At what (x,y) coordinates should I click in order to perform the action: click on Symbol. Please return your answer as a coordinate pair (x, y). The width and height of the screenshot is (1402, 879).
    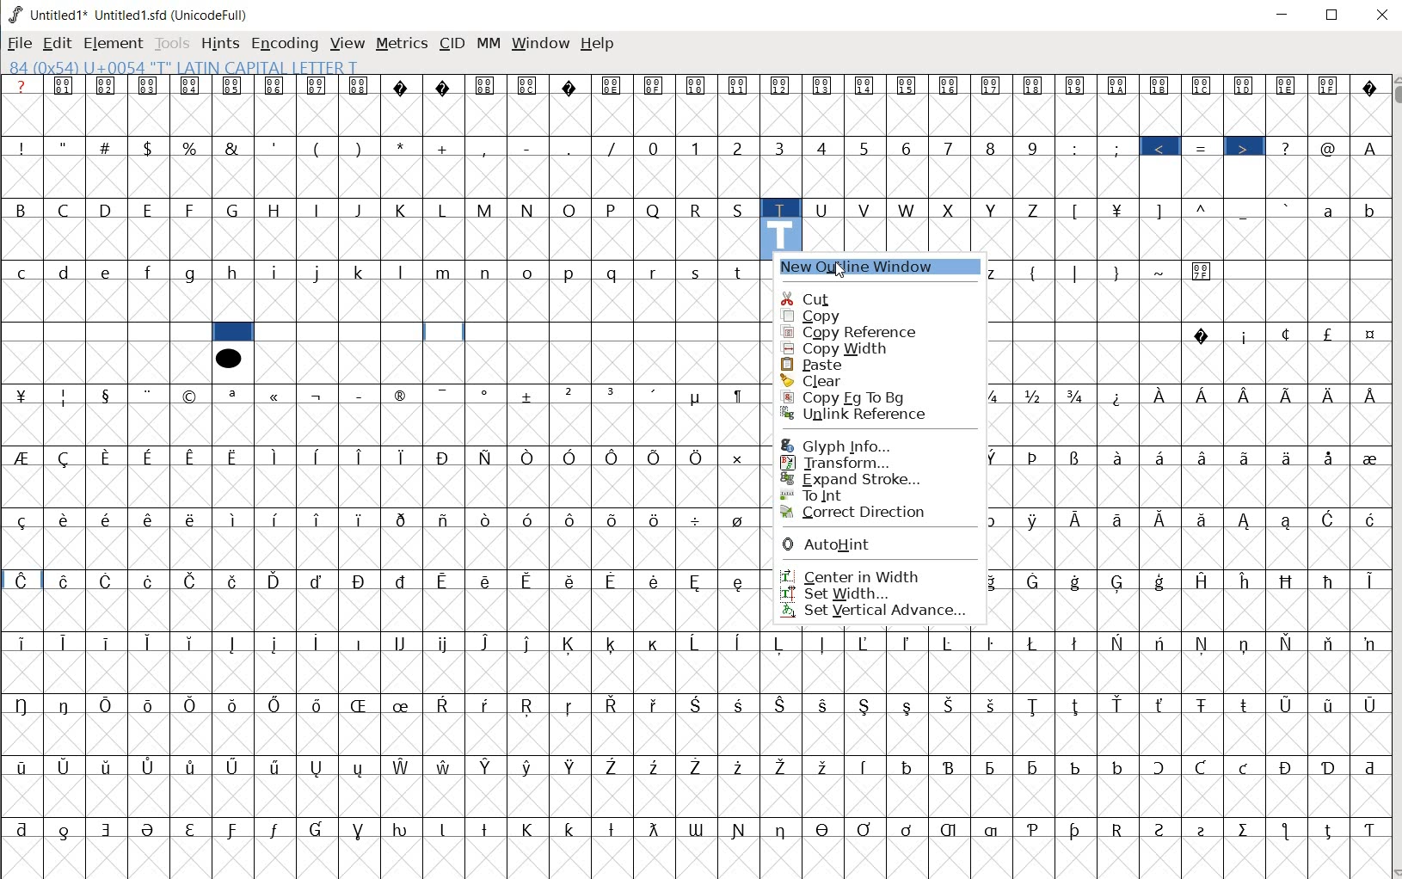
    Looking at the image, I should click on (361, 457).